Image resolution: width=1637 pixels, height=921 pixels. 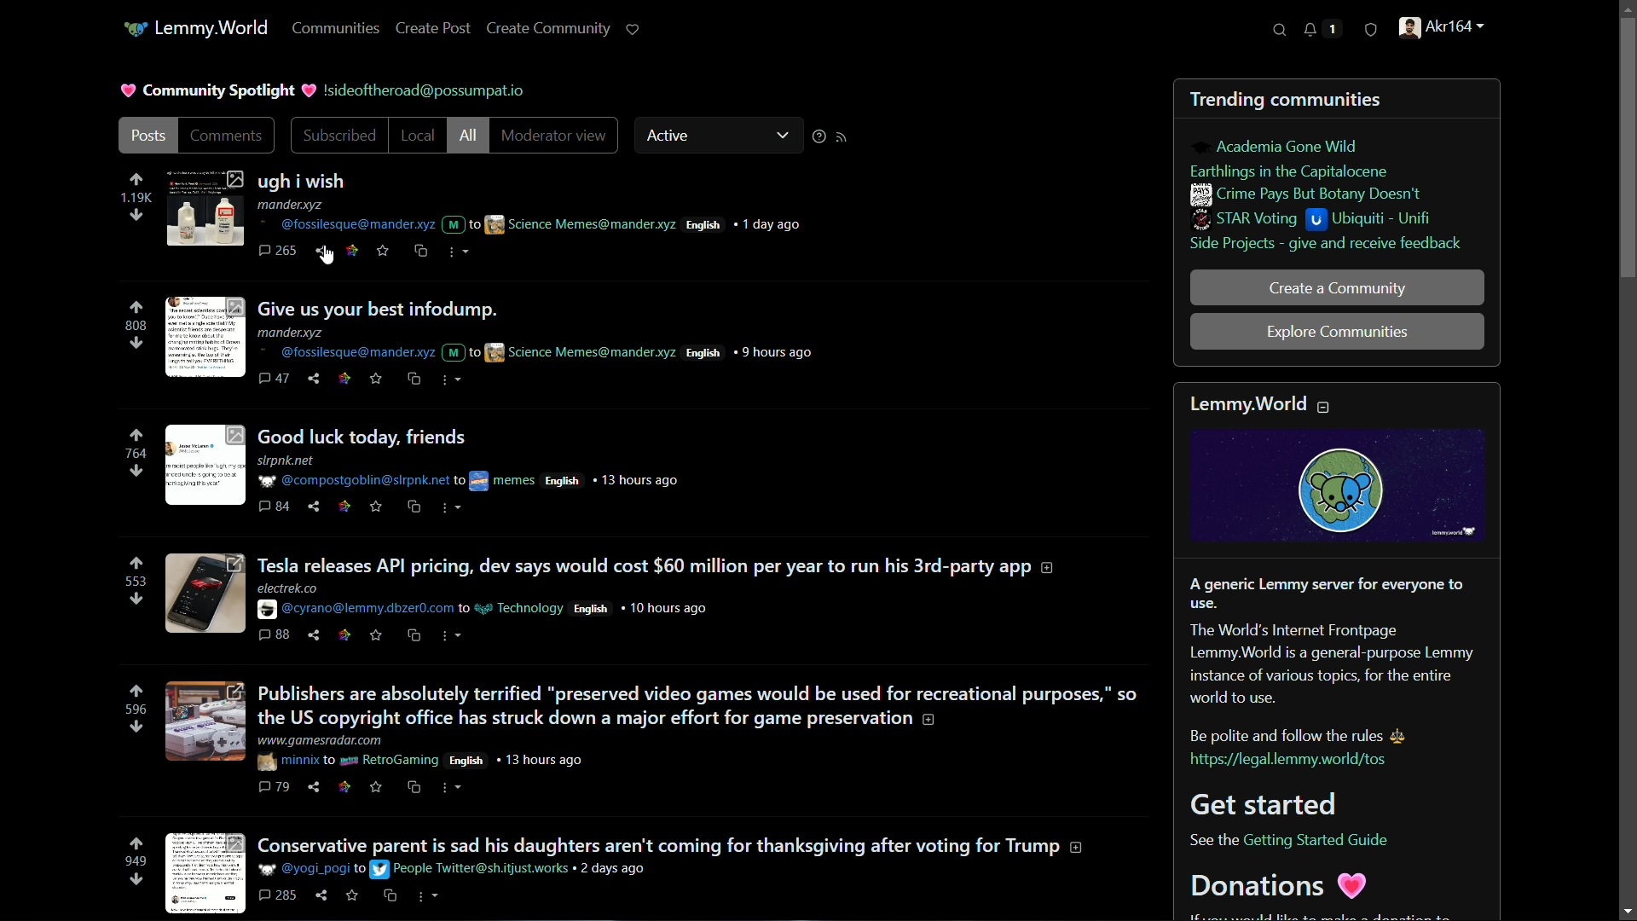 What do you see at coordinates (344, 224) in the screenshot?
I see `@fossilesque@mander.xyz` at bounding box center [344, 224].